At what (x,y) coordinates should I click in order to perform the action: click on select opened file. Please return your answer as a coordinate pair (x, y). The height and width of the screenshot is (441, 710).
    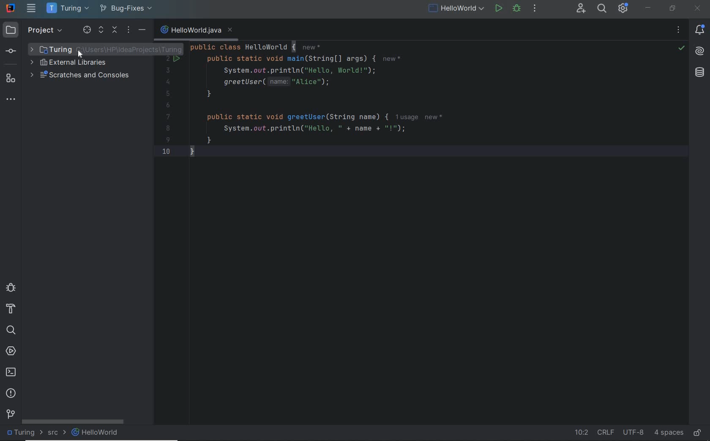
    Looking at the image, I should click on (87, 31).